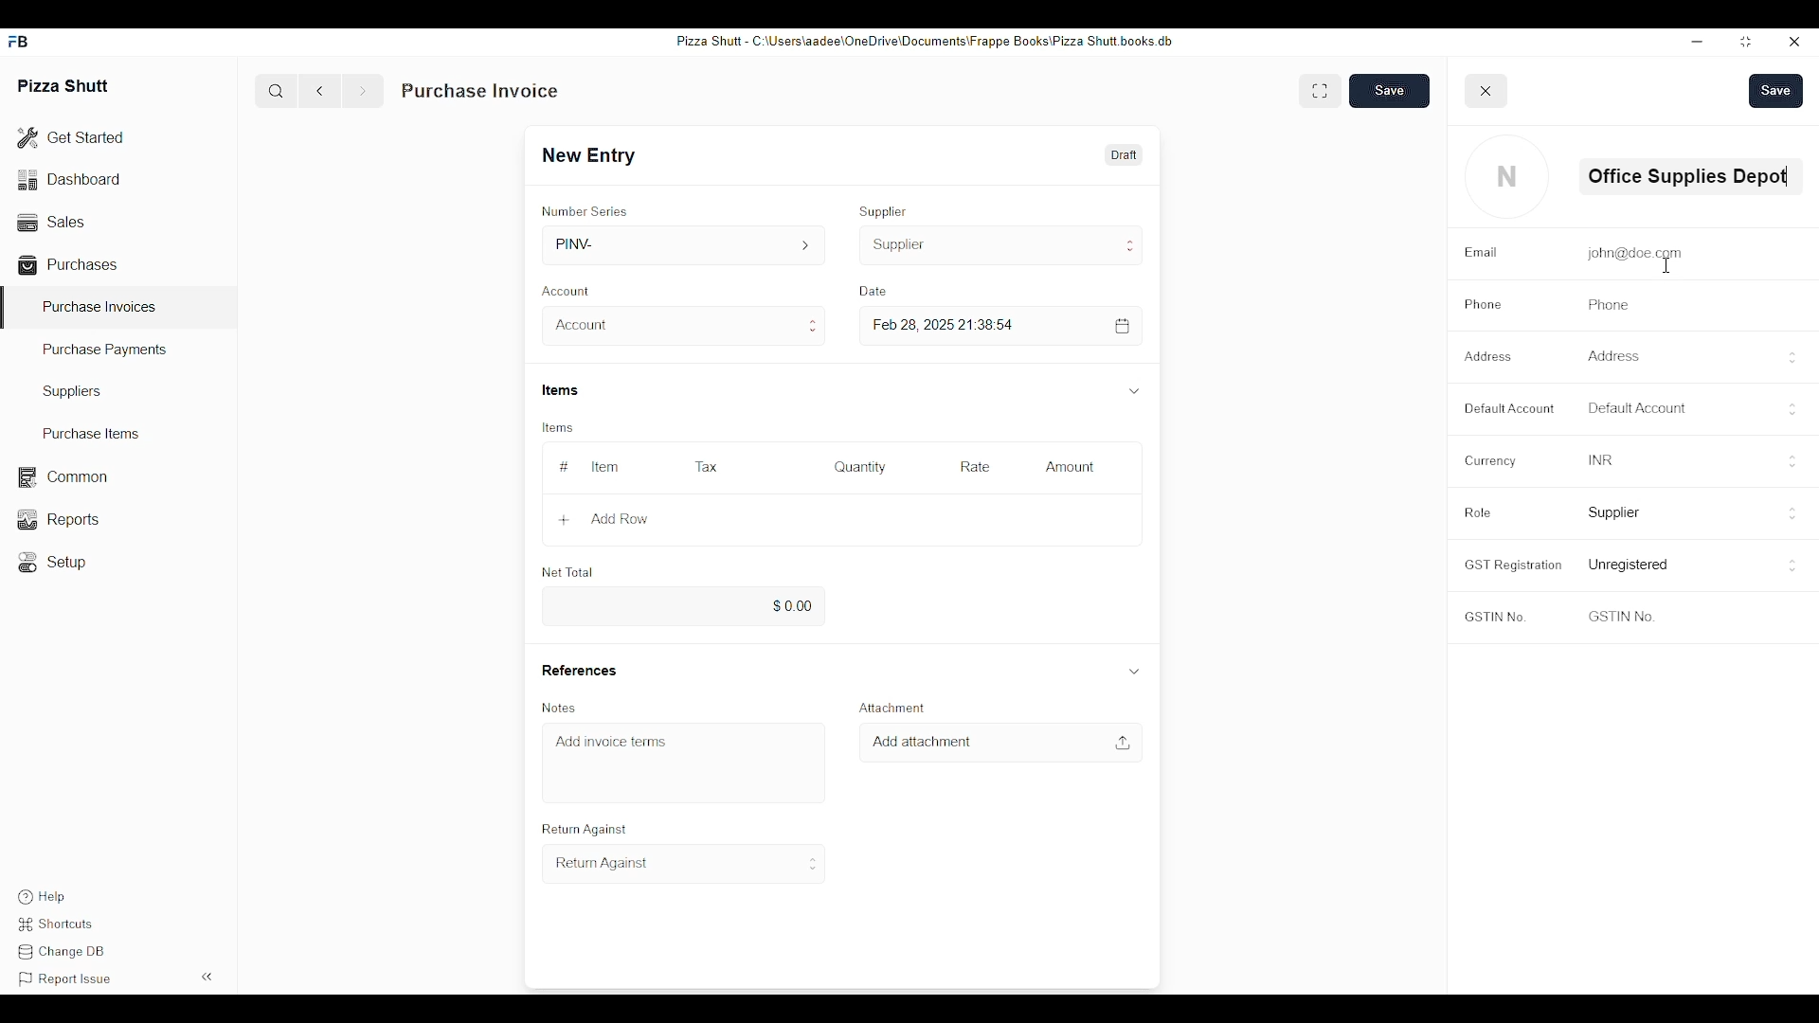 This screenshot has width=1819, height=1023. I want to click on Draft, so click(1122, 154).